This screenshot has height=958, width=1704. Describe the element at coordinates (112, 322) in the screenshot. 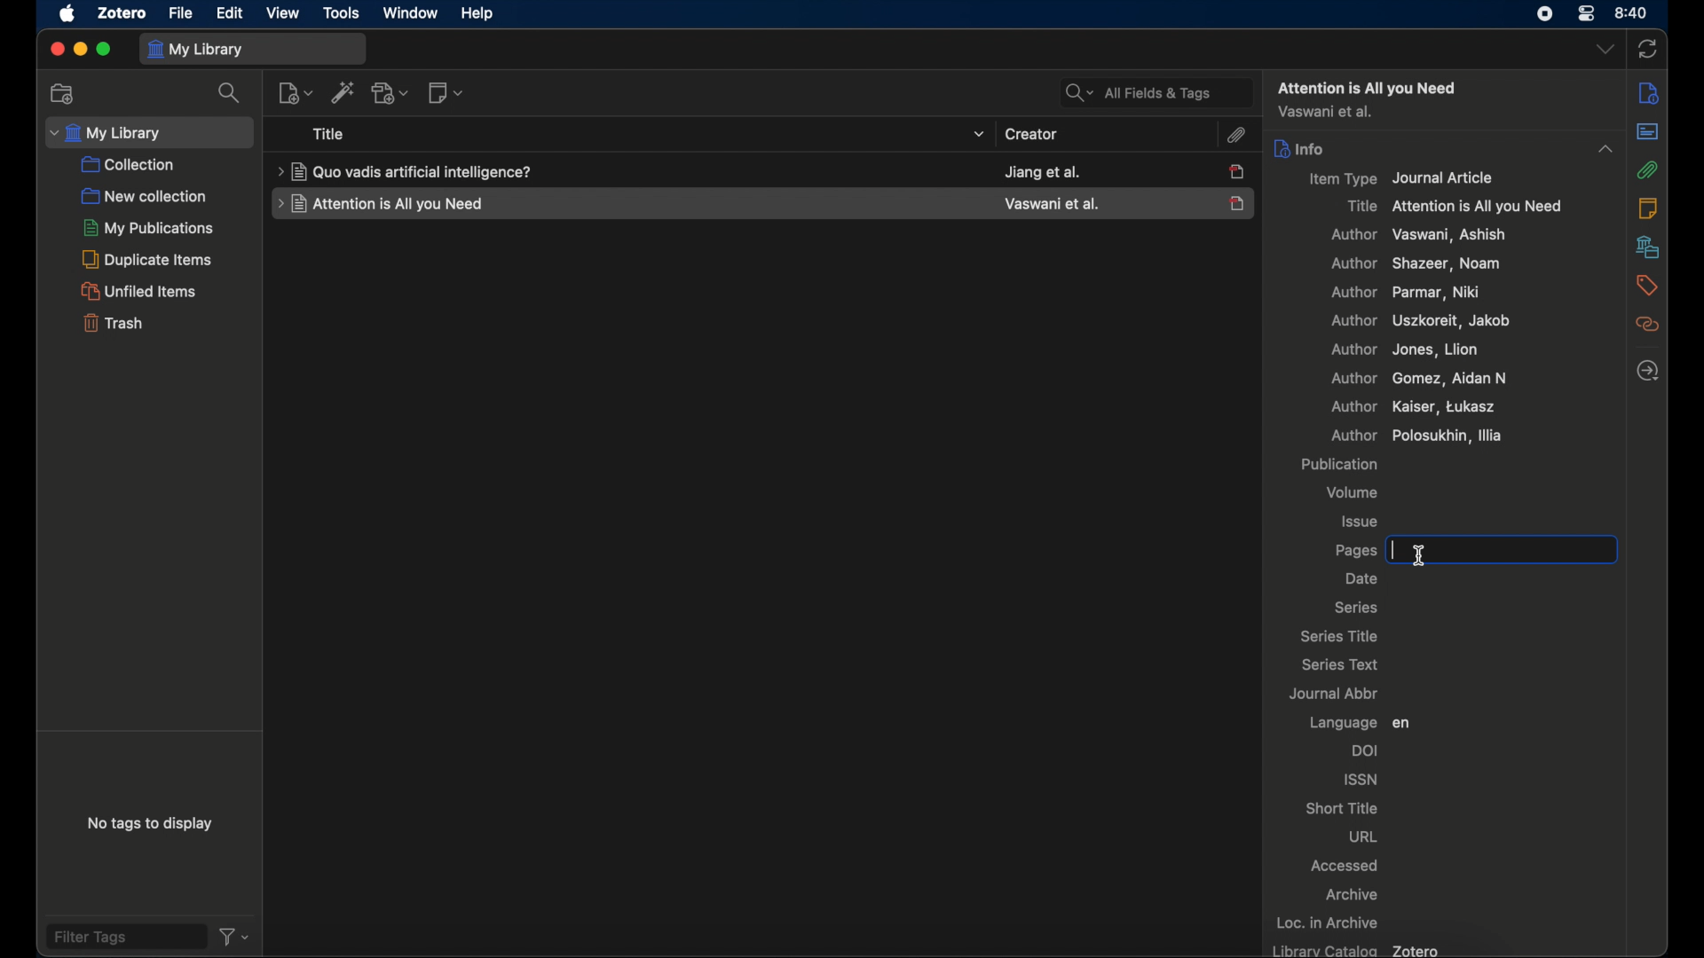

I see `trash` at that location.